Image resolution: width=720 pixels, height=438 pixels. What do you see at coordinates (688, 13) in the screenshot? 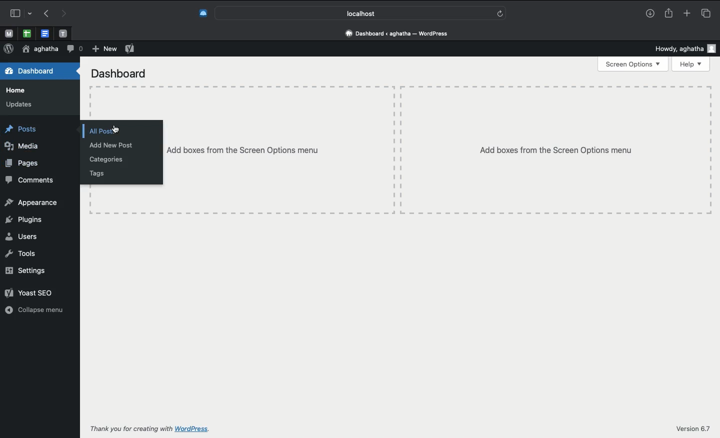
I see `Add new tab` at bounding box center [688, 13].